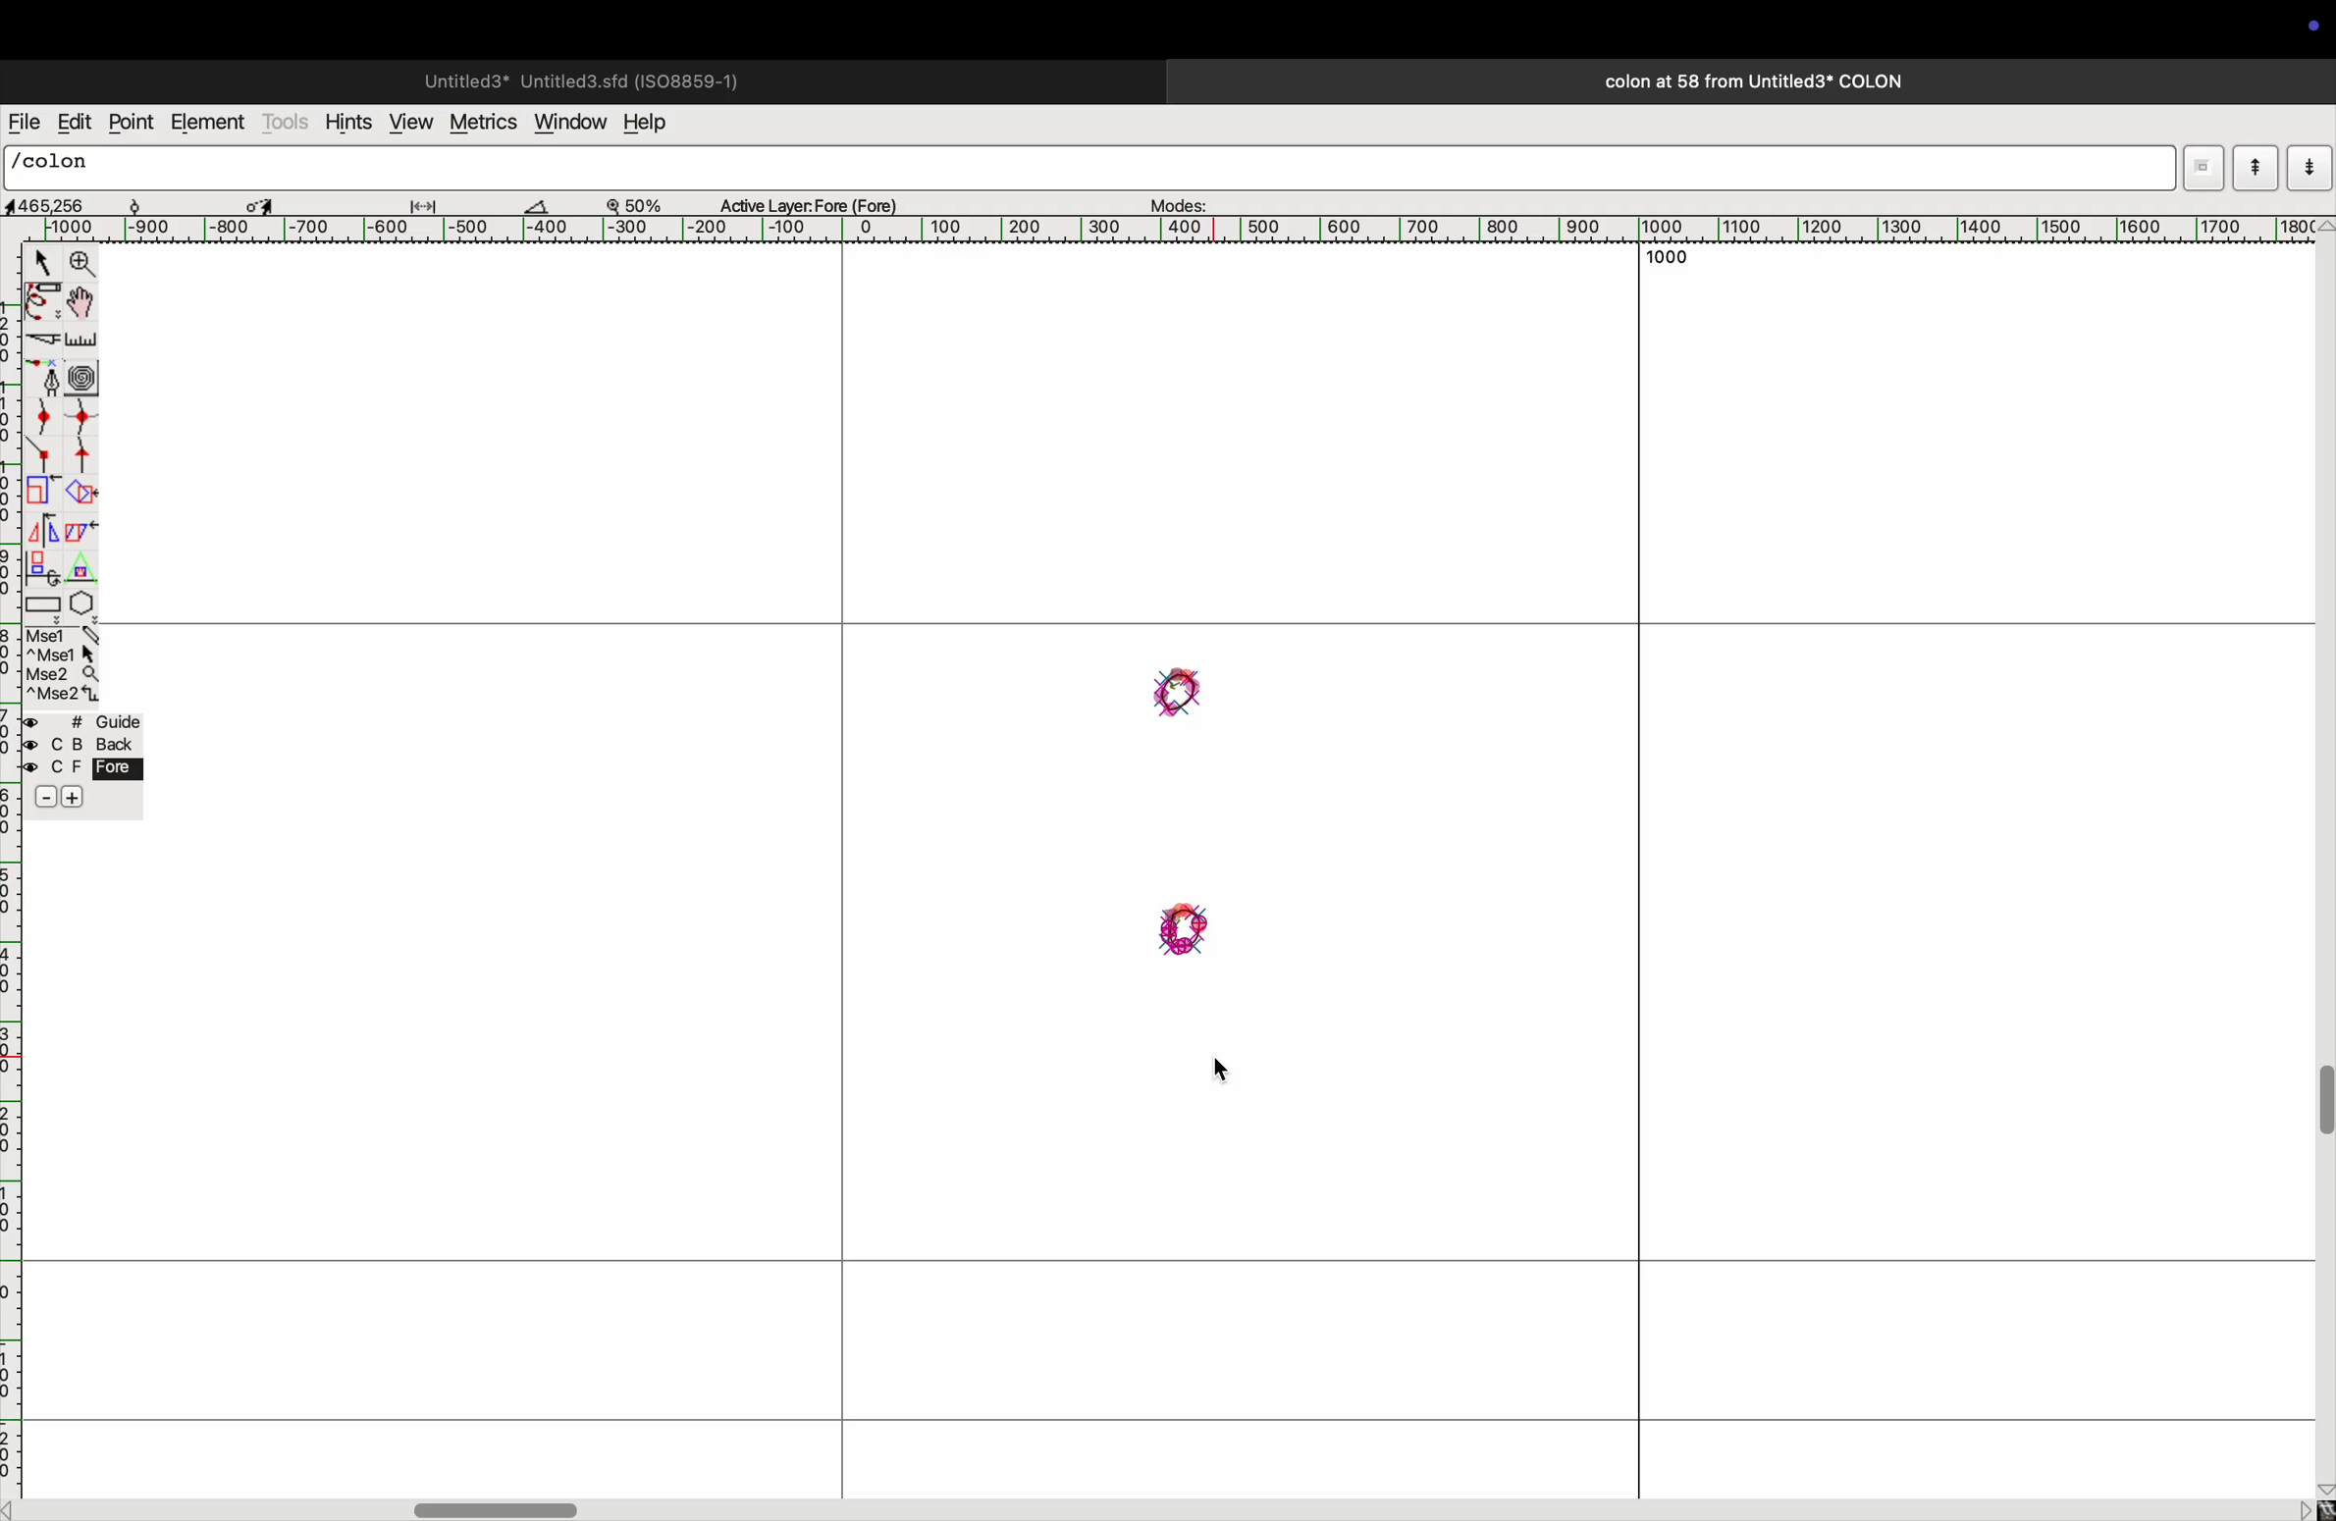 This screenshot has width=2336, height=1521. I want to click on cursor, so click(38, 261).